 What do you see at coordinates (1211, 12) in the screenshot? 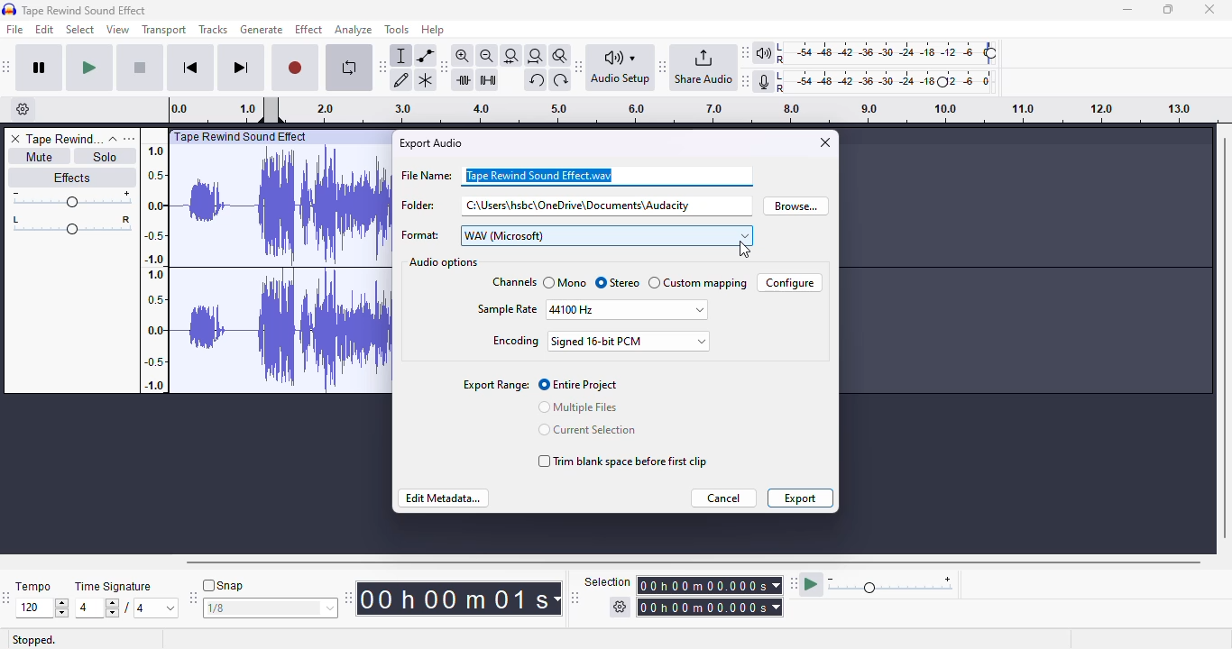
I see `Close` at bounding box center [1211, 12].